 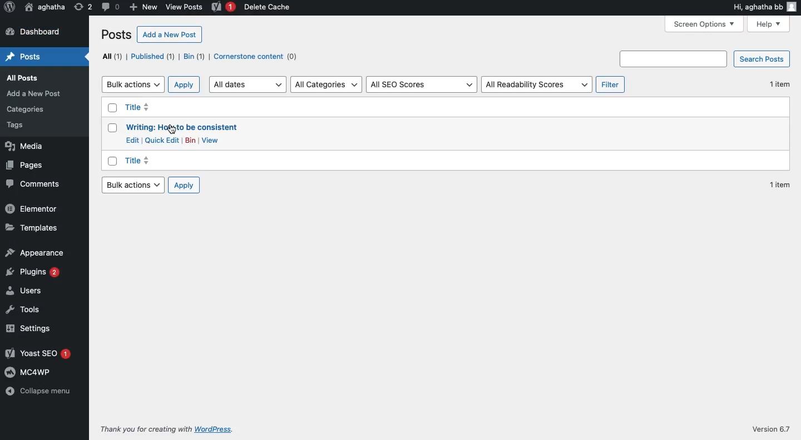 What do you see at coordinates (26, 165) in the screenshot?
I see `Pages` at bounding box center [26, 165].